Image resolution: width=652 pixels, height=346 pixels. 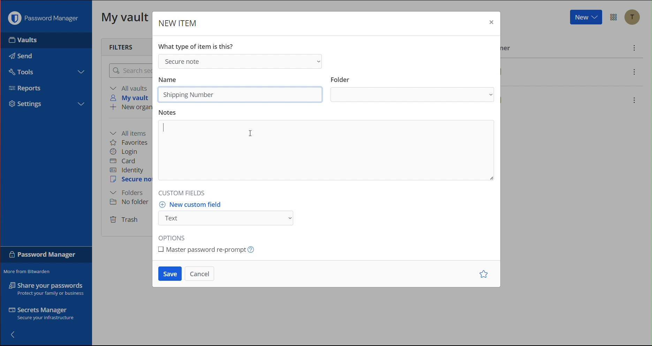 What do you see at coordinates (243, 61) in the screenshot?
I see `Secure note` at bounding box center [243, 61].